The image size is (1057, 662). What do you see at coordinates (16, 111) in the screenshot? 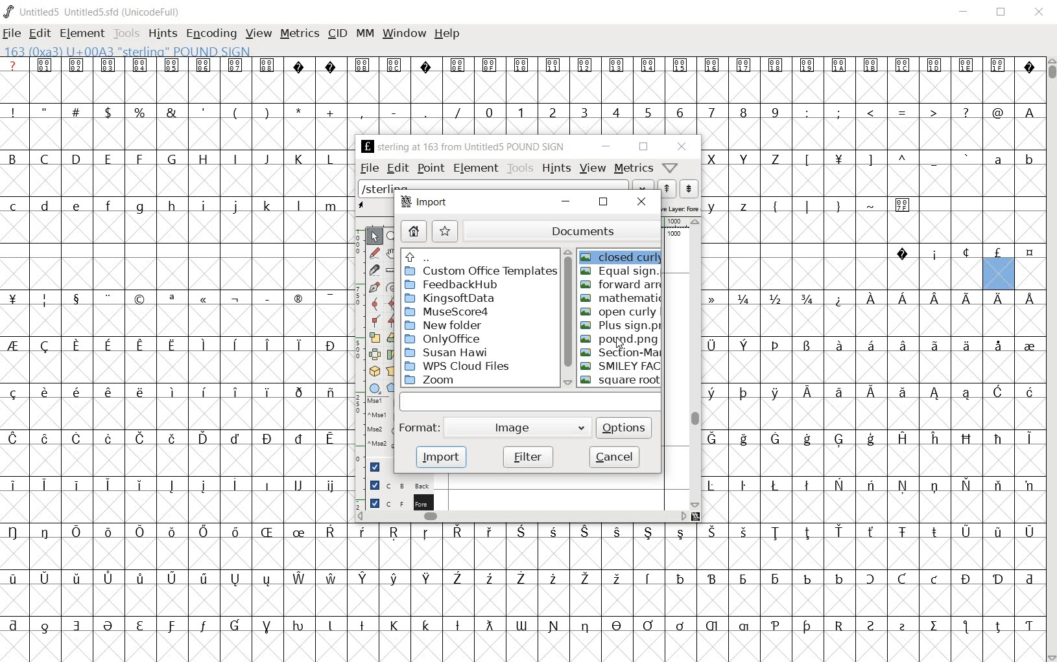
I see `!` at bounding box center [16, 111].